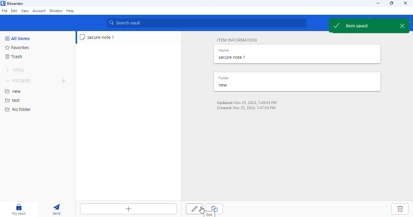 This screenshot has height=217, width=413. Describe the element at coordinates (56, 11) in the screenshot. I see `window` at that location.